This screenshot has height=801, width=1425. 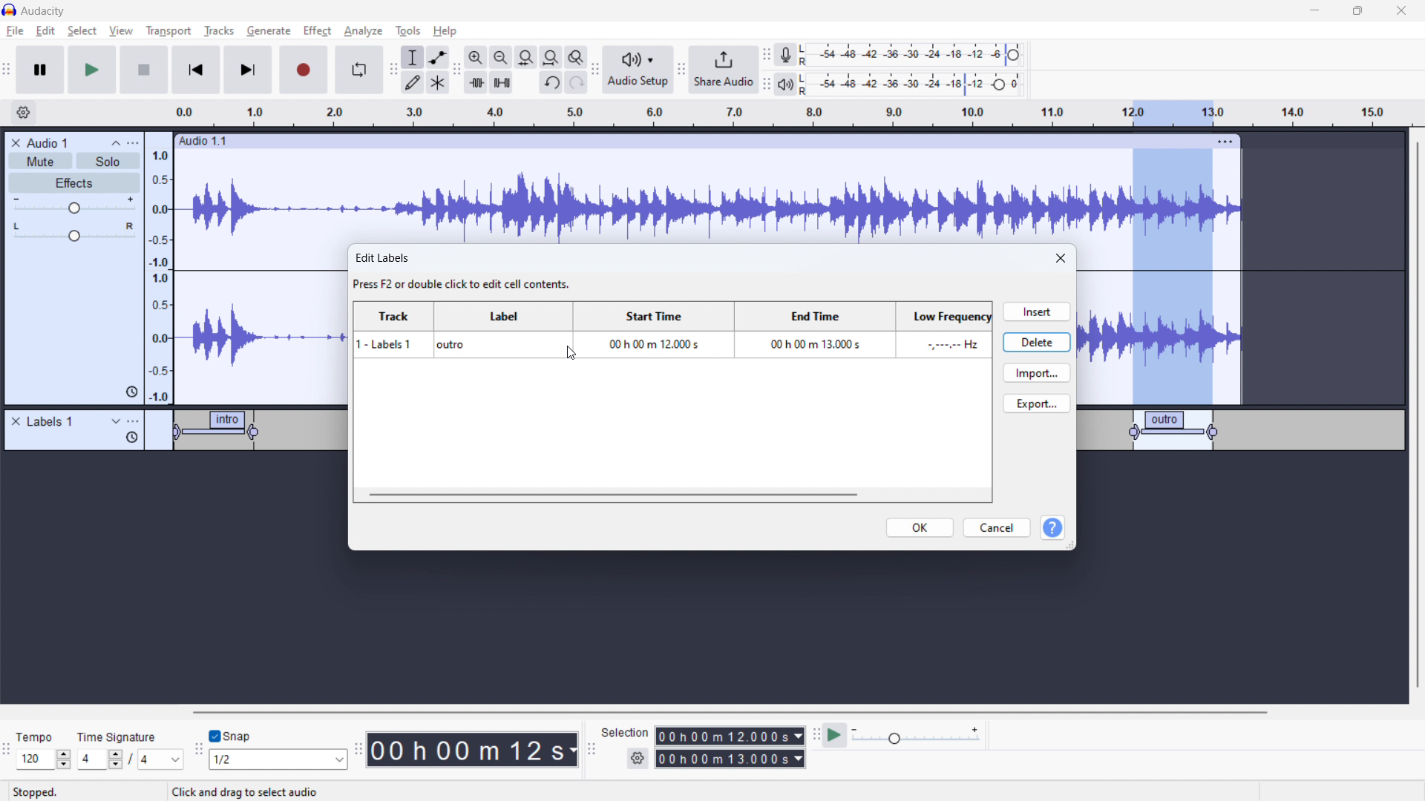 I want to click on timeline, so click(x=176, y=499).